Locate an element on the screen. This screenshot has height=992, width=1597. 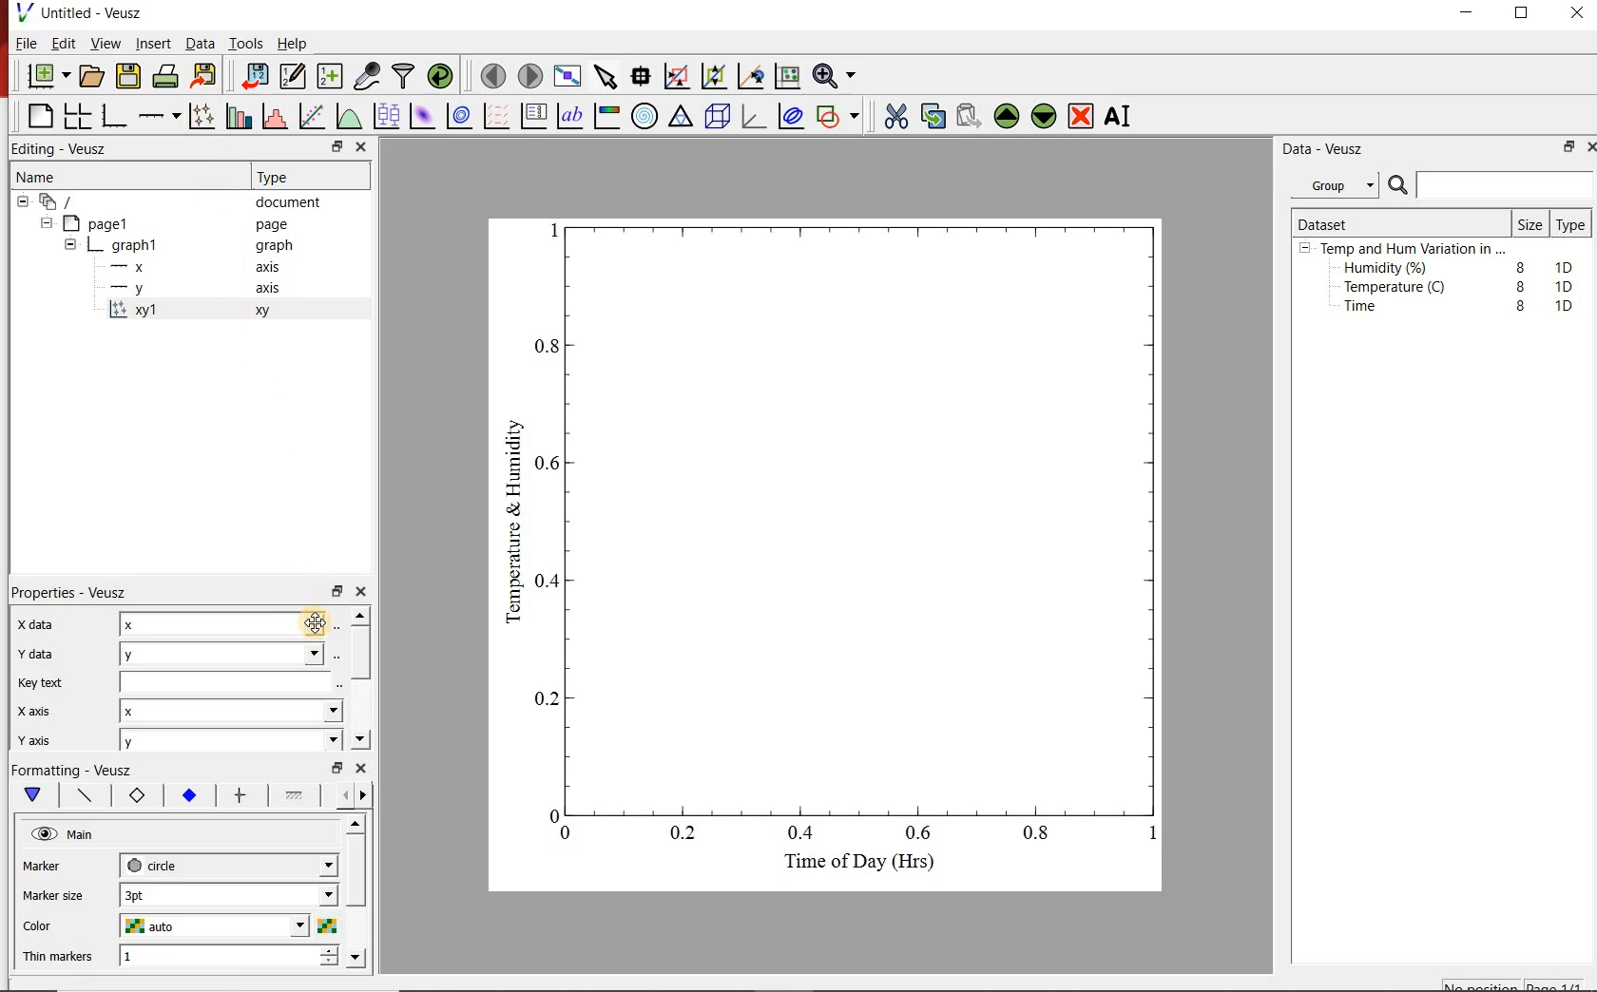
Move the selected widget down is located at coordinates (1047, 116).